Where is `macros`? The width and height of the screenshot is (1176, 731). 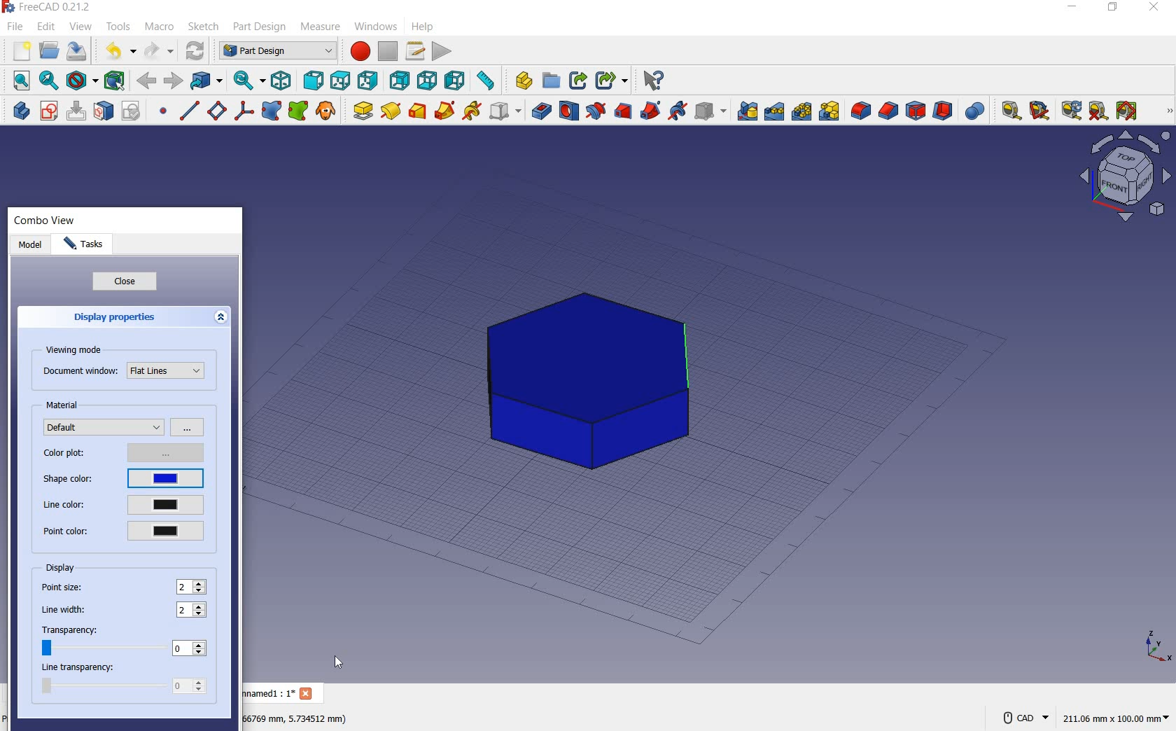
macros is located at coordinates (414, 51).